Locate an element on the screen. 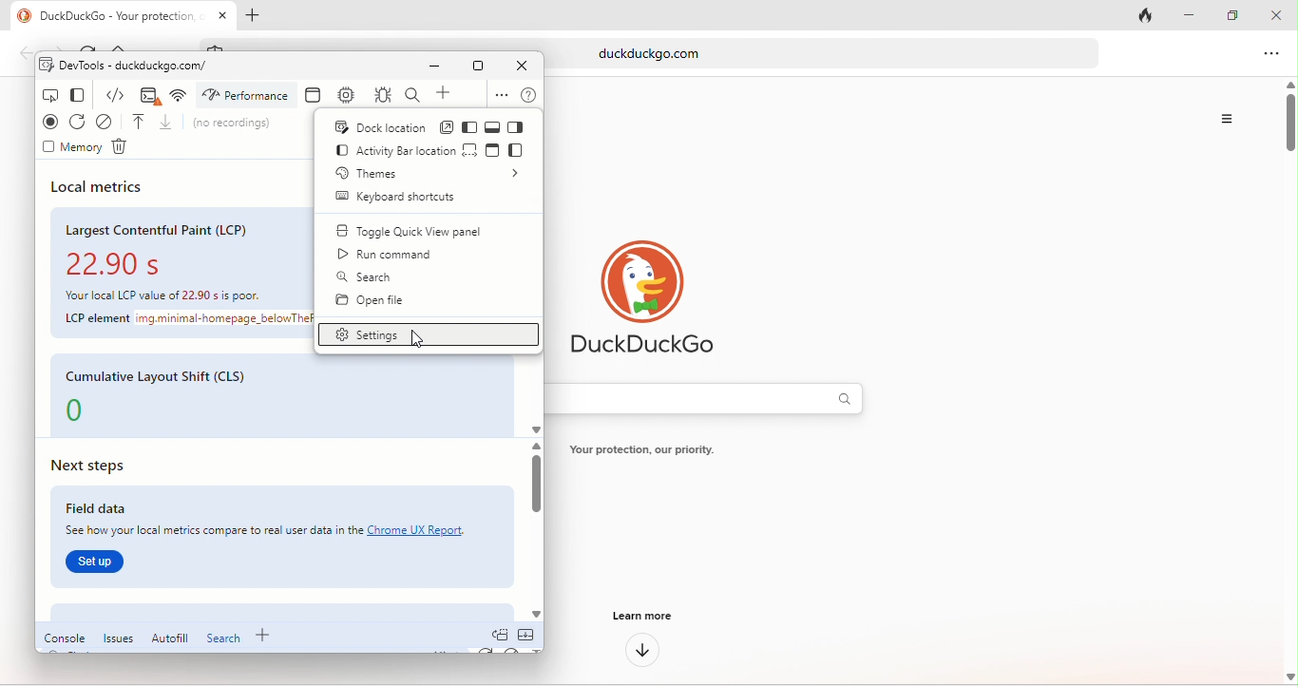  autofill is located at coordinates (167, 634).